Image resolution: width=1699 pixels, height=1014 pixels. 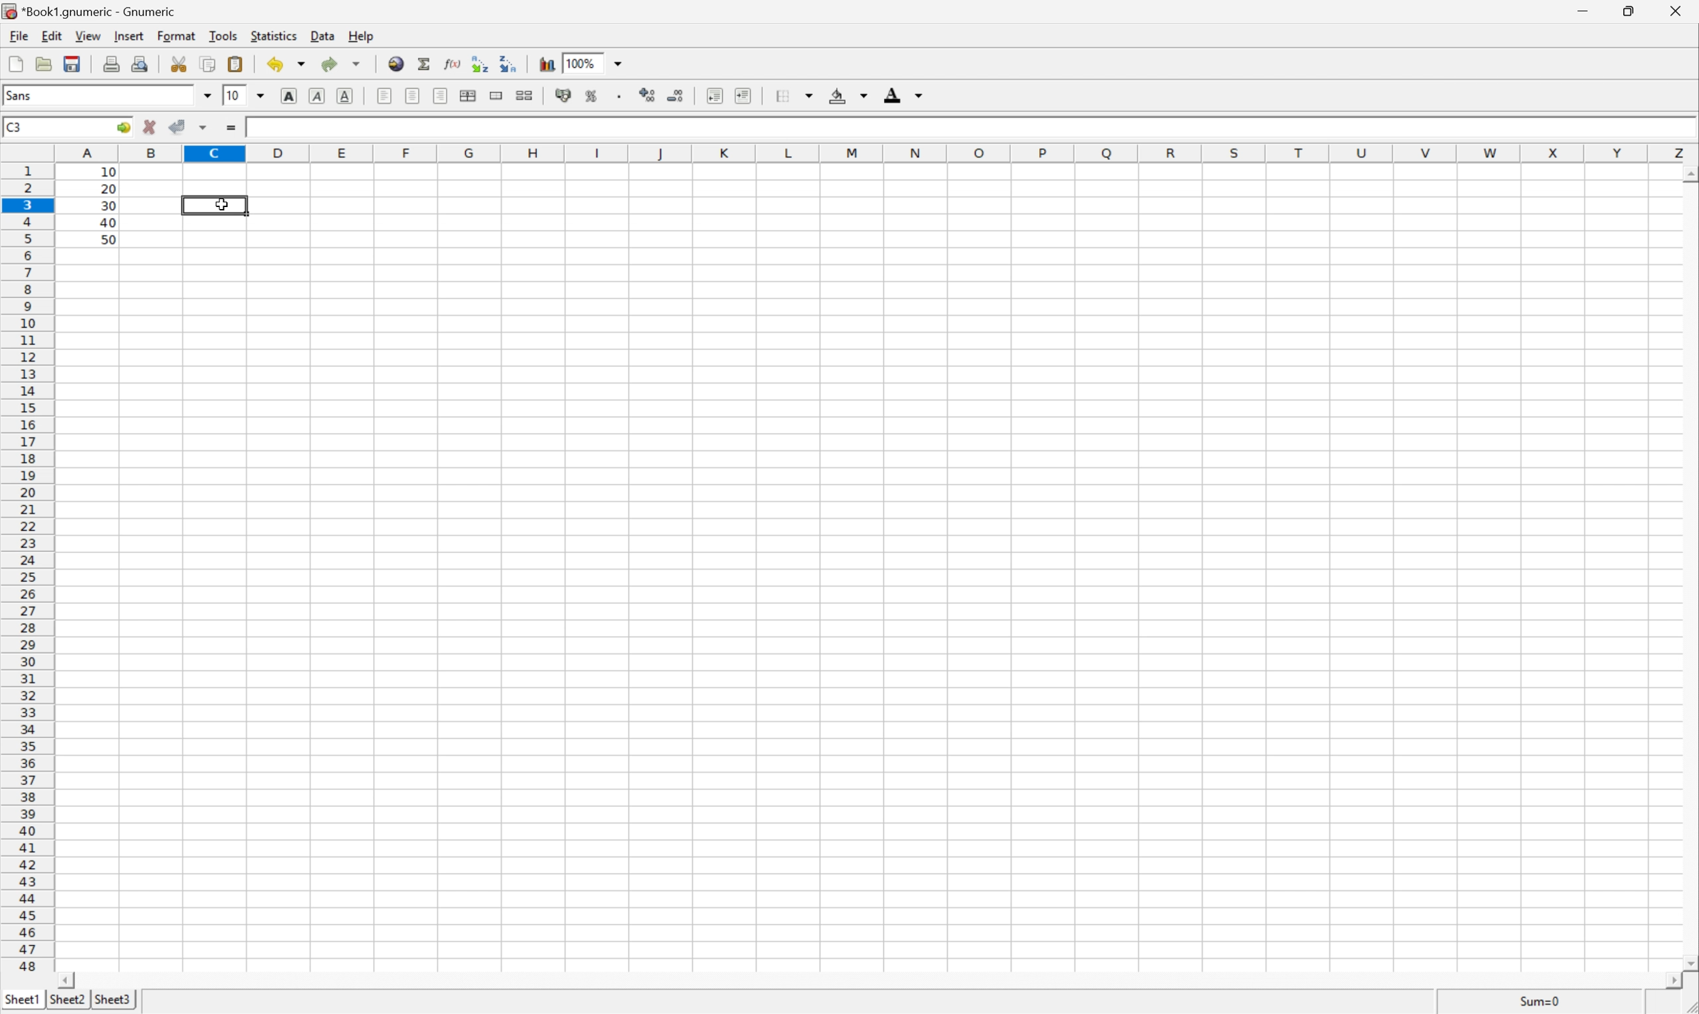 I want to click on Scroll Up, so click(x=1689, y=173).